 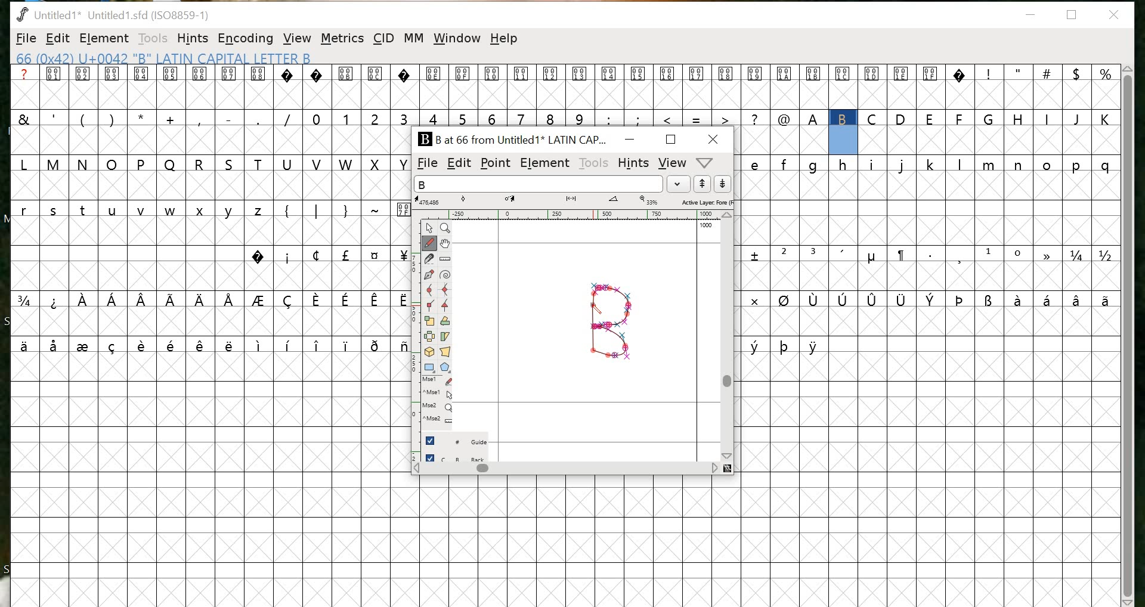 I want to click on Curve, so click(x=431, y=291).